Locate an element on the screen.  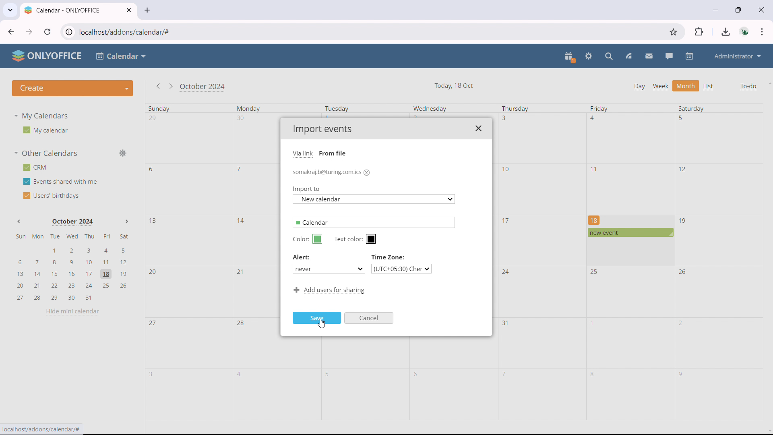
21 is located at coordinates (239, 271).